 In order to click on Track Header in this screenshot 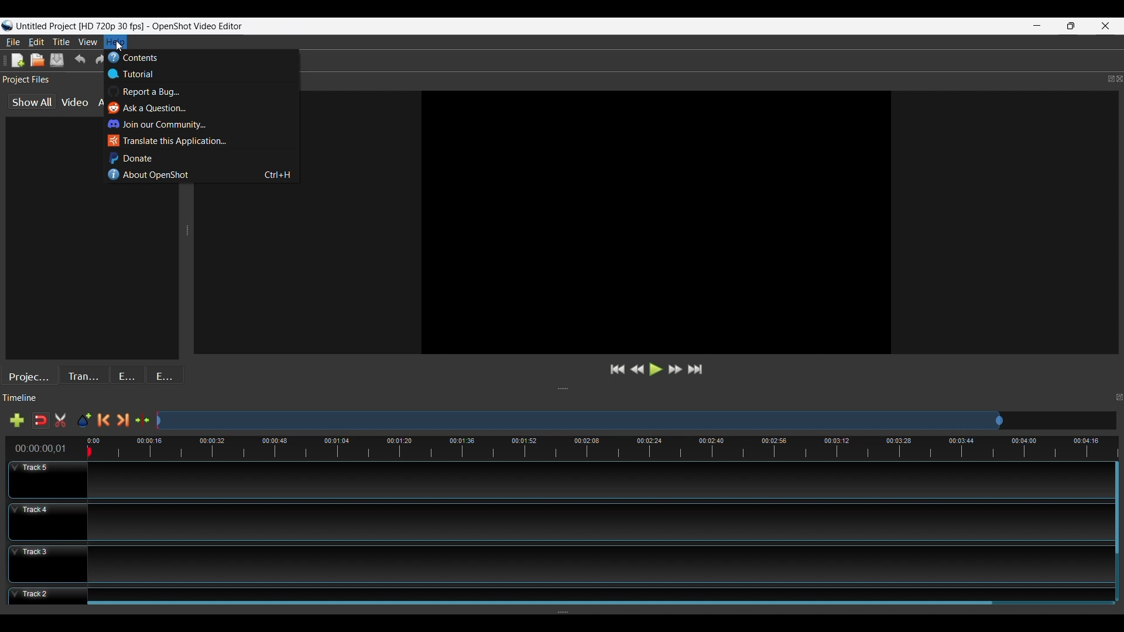, I will do `click(44, 595)`.